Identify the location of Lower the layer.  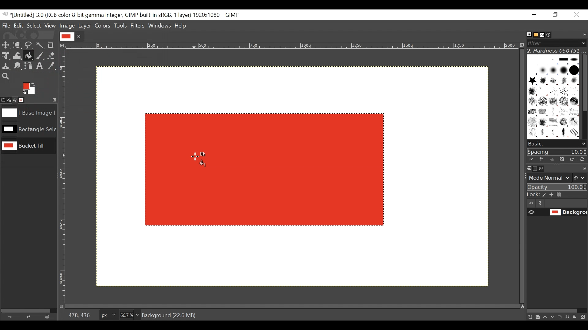
(553, 316).